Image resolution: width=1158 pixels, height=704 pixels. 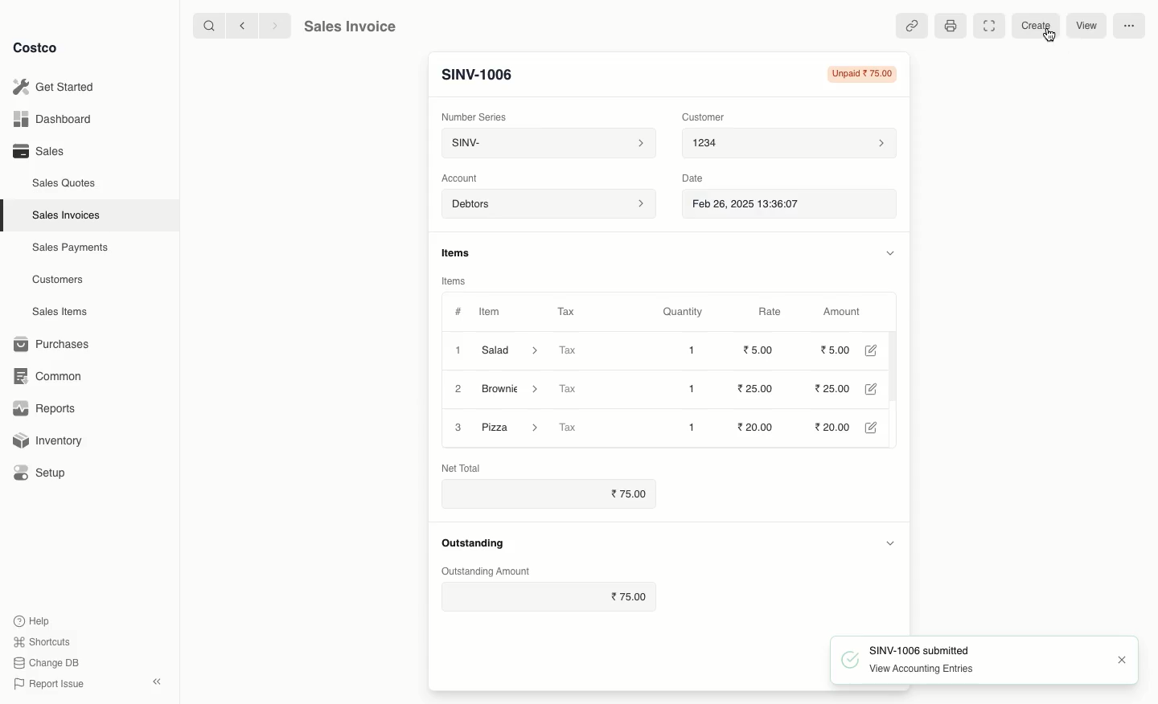 I want to click on 1234, so click(x=782, y=144).